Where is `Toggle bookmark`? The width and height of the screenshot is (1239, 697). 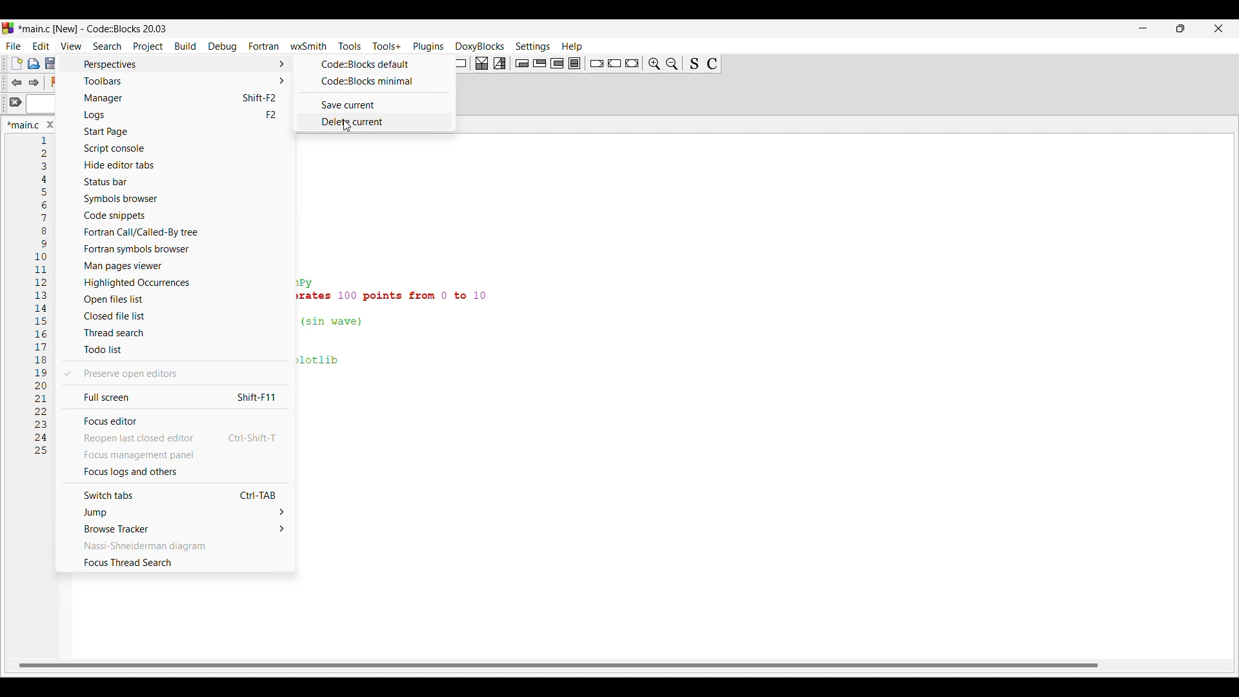
Toggle bookmark is located at coordinates (55, 82).